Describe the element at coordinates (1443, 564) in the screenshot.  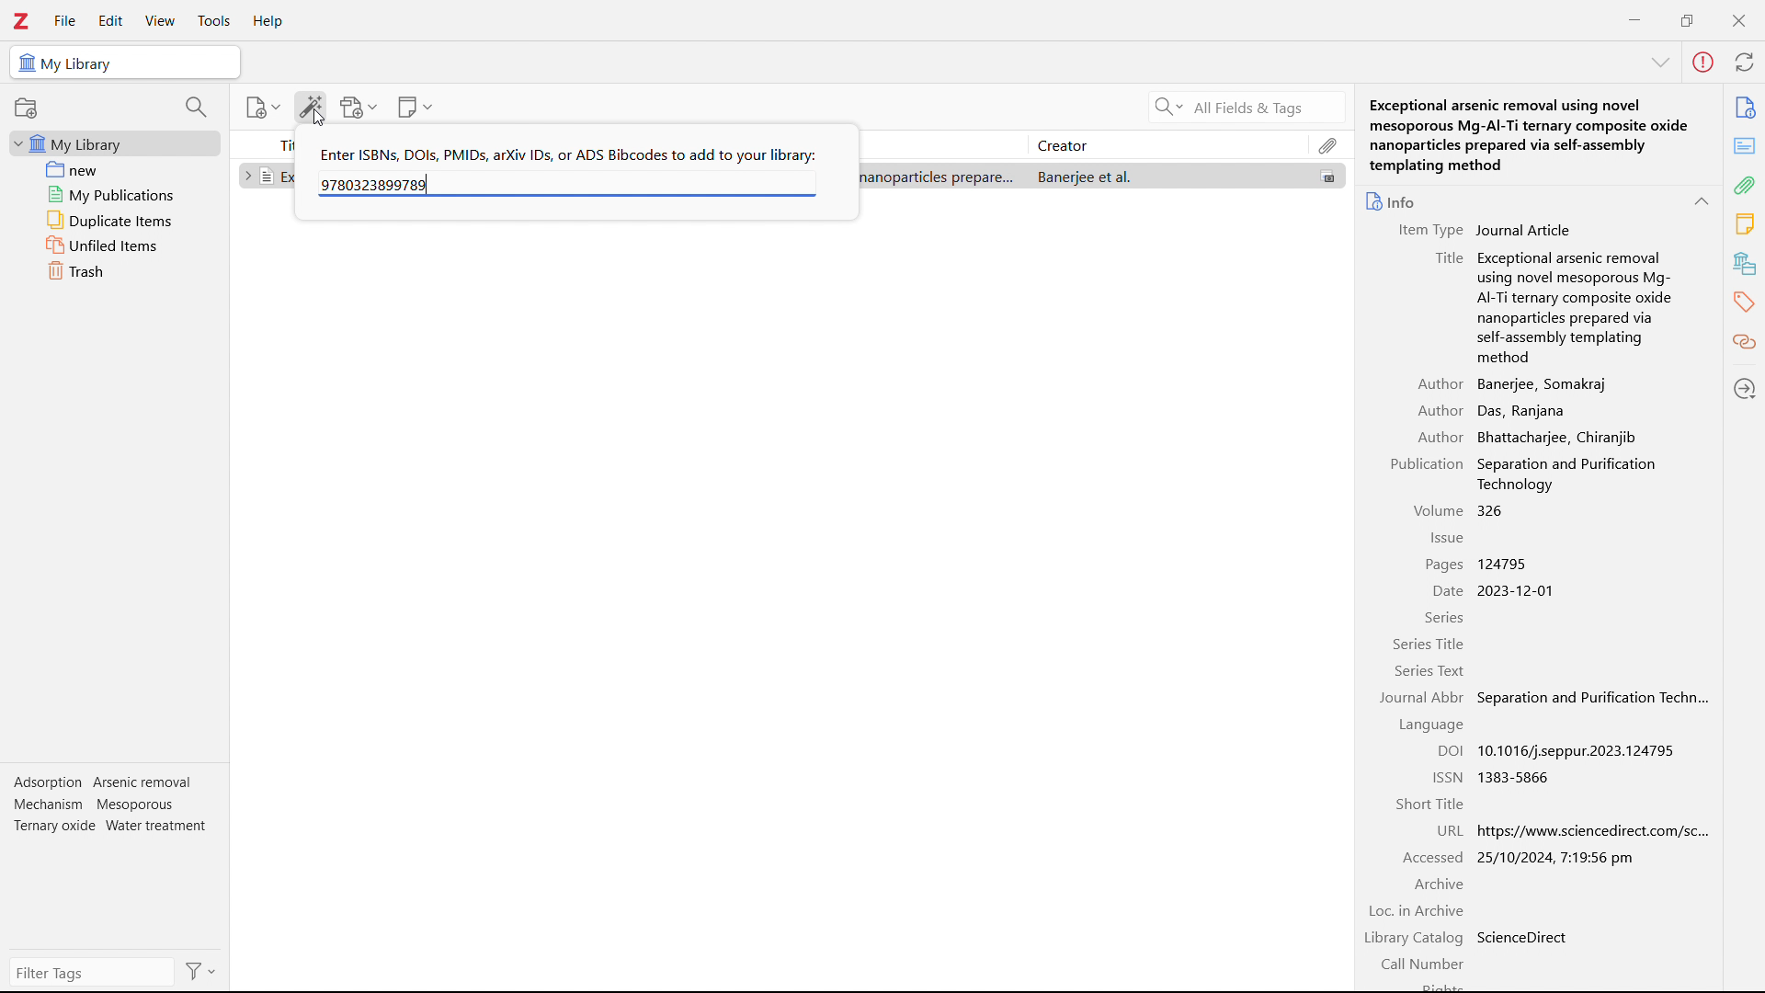
I see `pages` at that location.